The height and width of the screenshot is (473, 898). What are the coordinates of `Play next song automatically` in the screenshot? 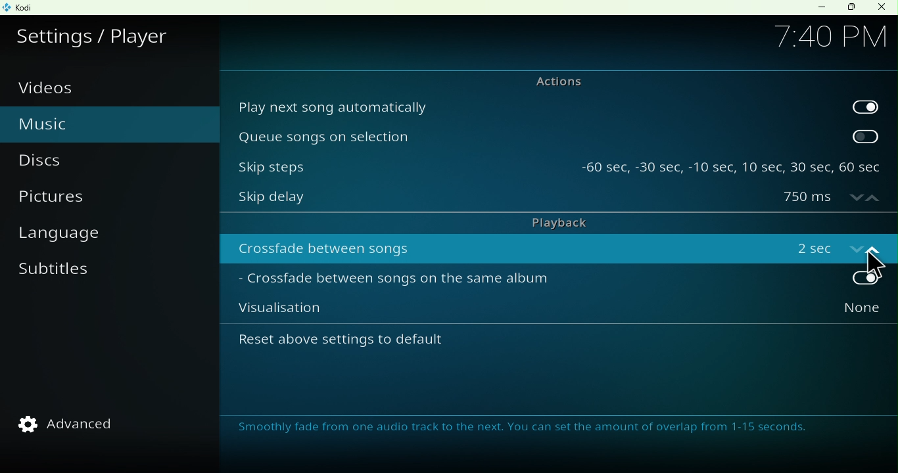 It's located at (533, 106).